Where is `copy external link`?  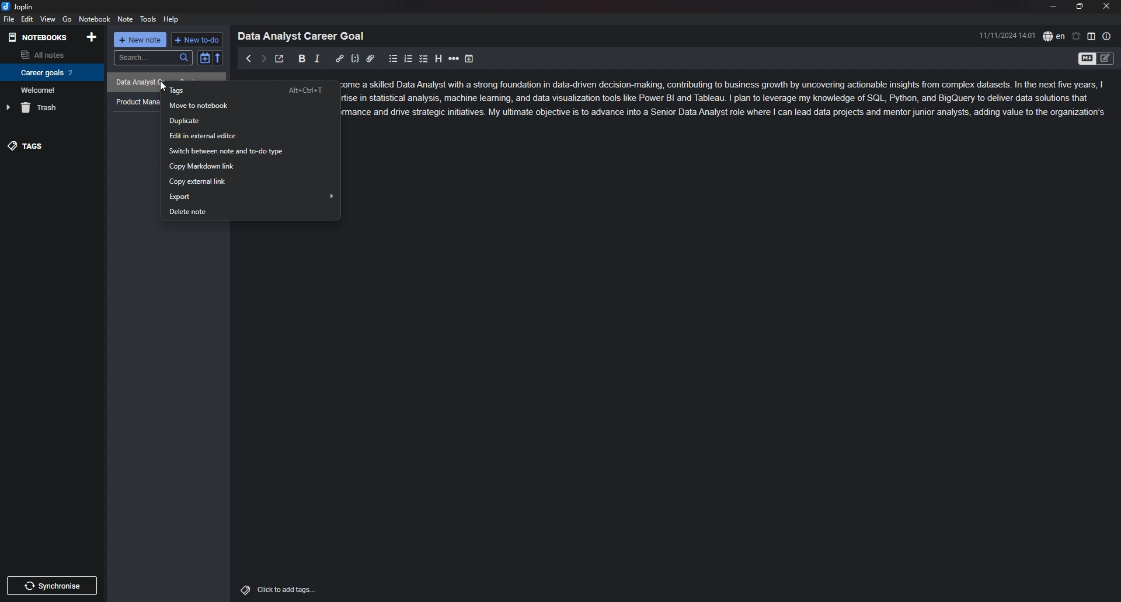 copy external link is located at coordinates (249, 182).